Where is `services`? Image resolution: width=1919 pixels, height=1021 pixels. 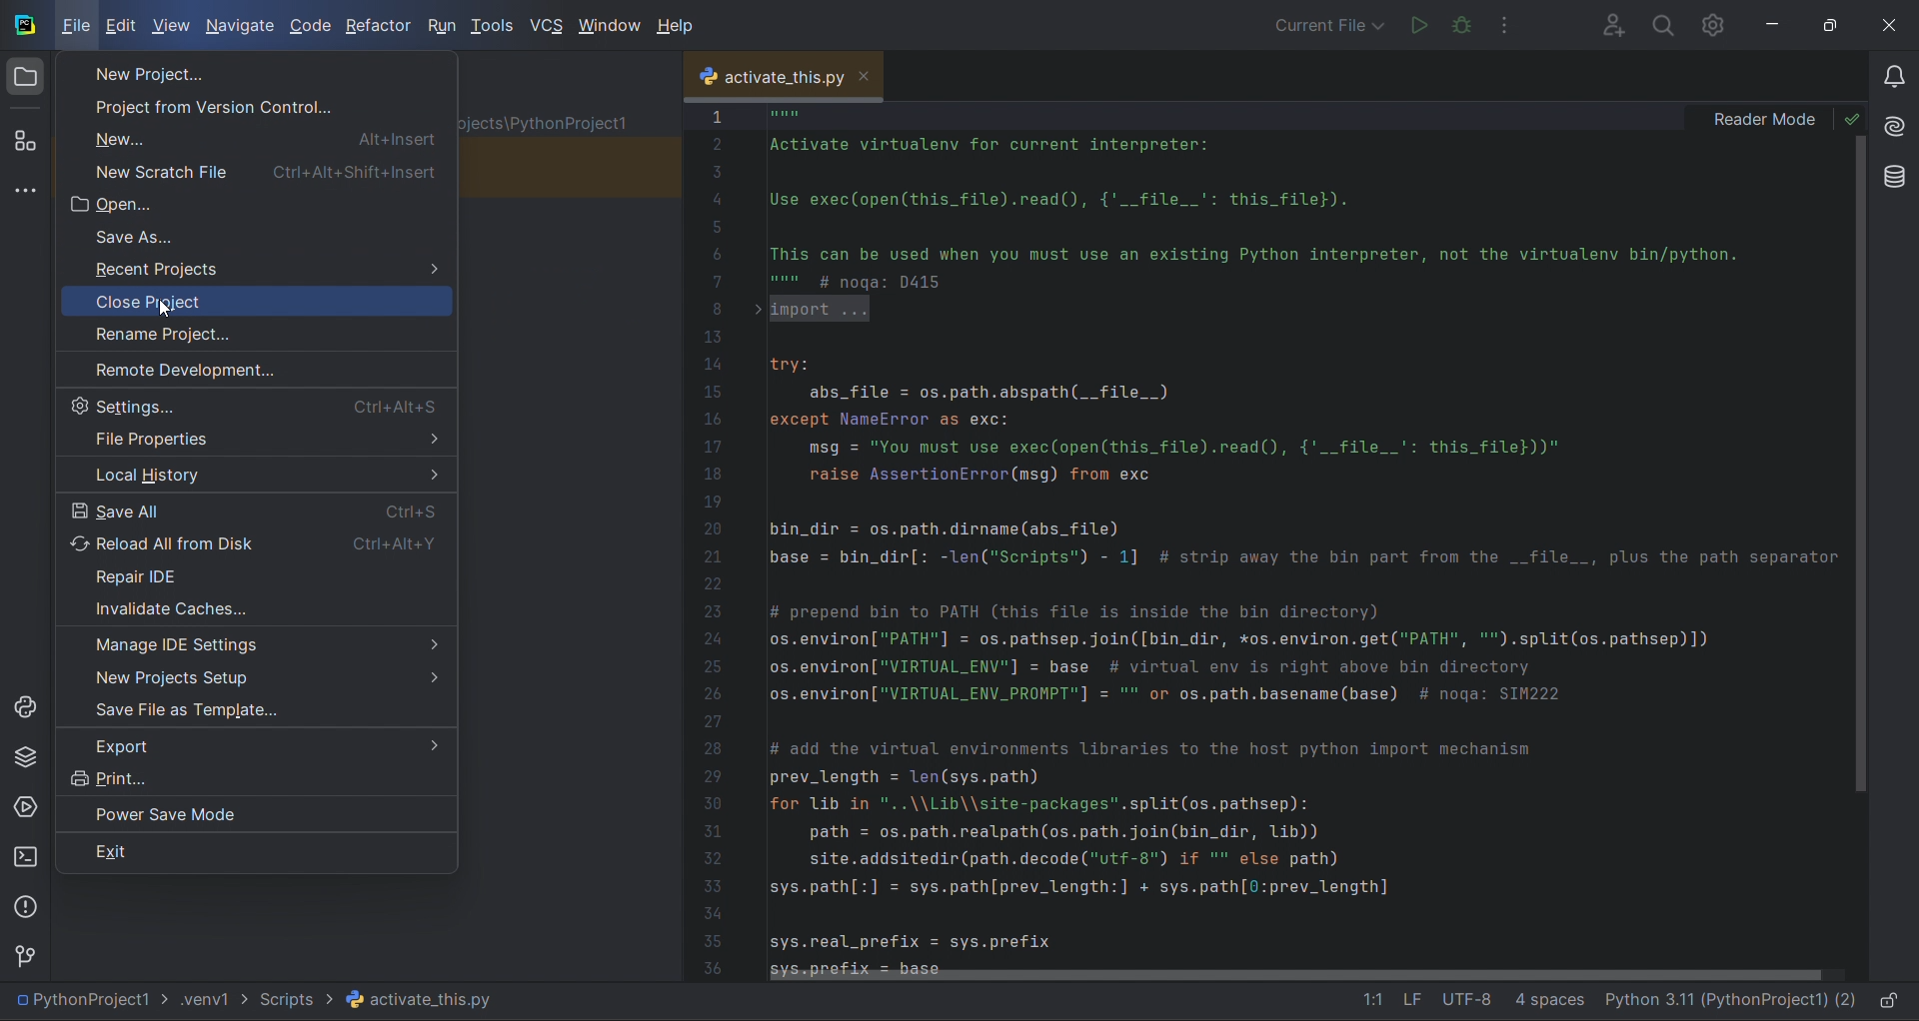
services is located at coordinates (23, 806).